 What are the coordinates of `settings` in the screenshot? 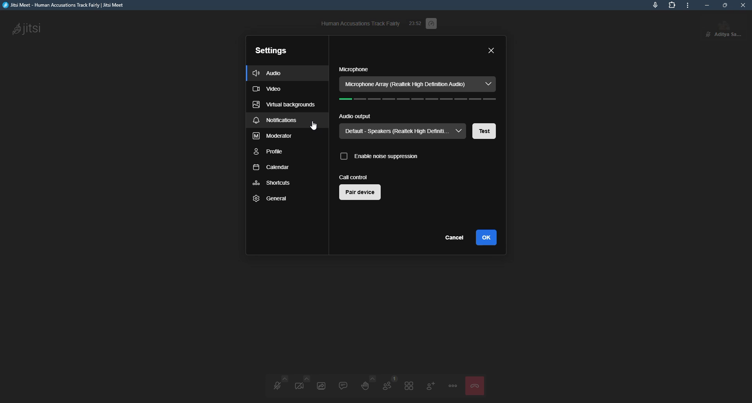 It's located at (270, 52).